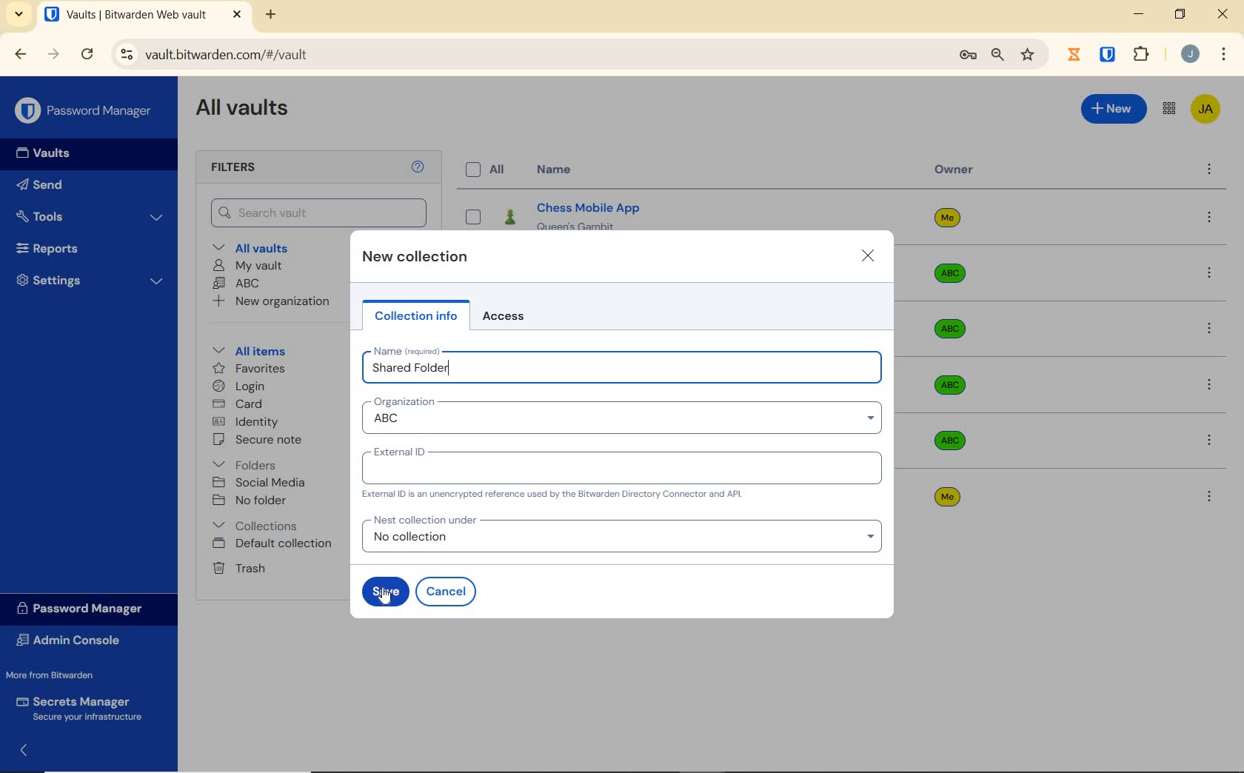  What do you see at coordinates (93, 283) in the screenshot?
I see `Settings` at bounding box center [93, 283].